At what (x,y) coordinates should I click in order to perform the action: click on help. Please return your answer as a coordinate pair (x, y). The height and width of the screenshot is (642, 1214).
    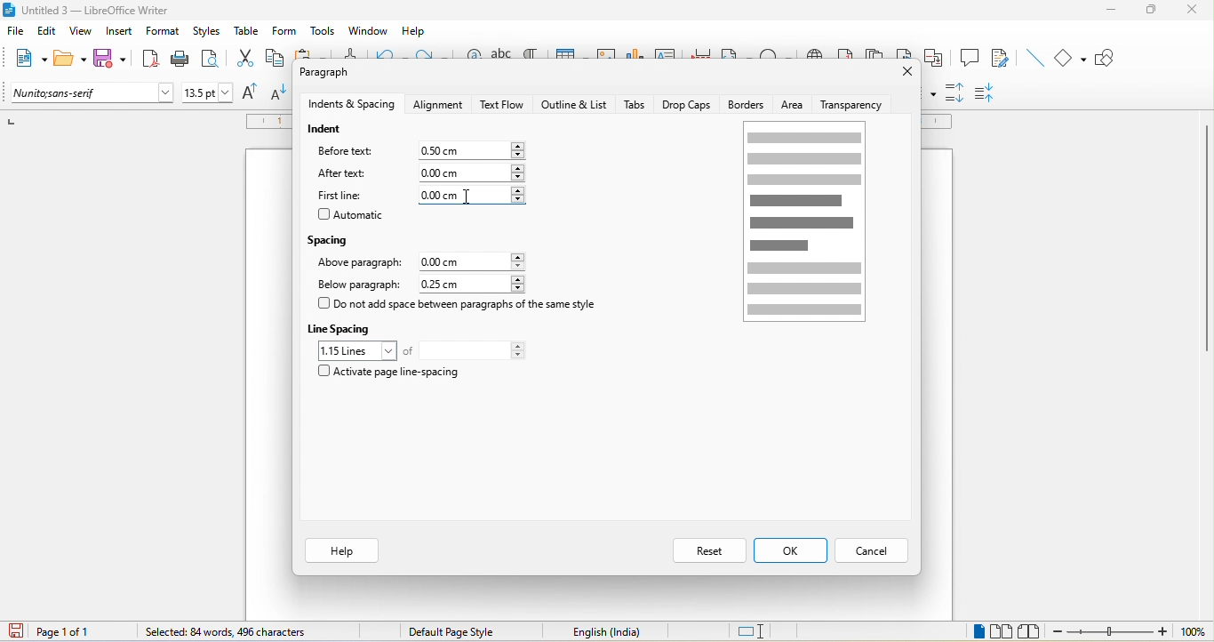
    Looking at the image, I should click on (340, 551).